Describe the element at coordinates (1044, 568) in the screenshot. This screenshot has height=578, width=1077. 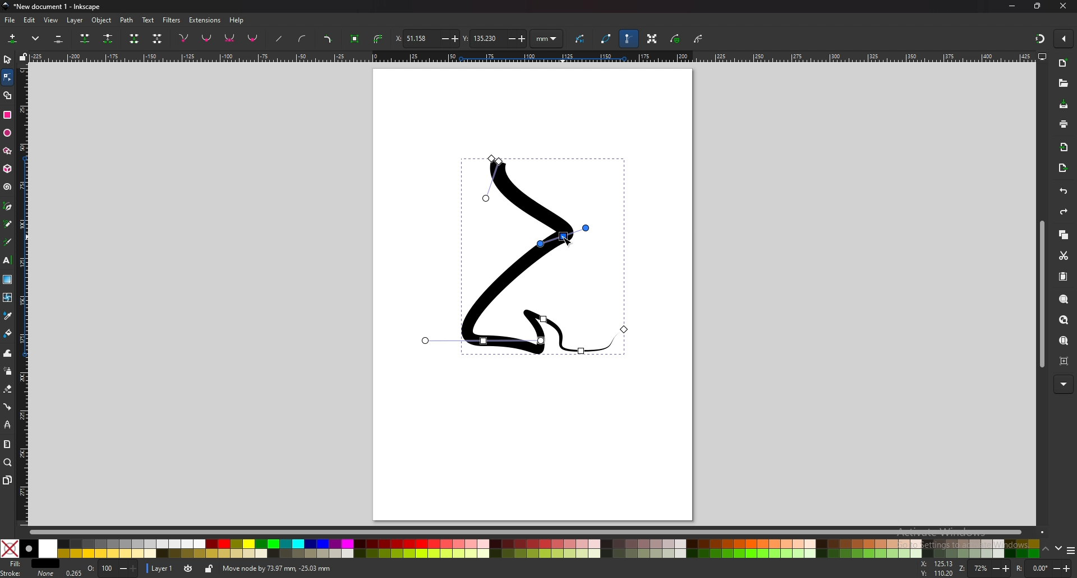
I see `rotation` at that location.